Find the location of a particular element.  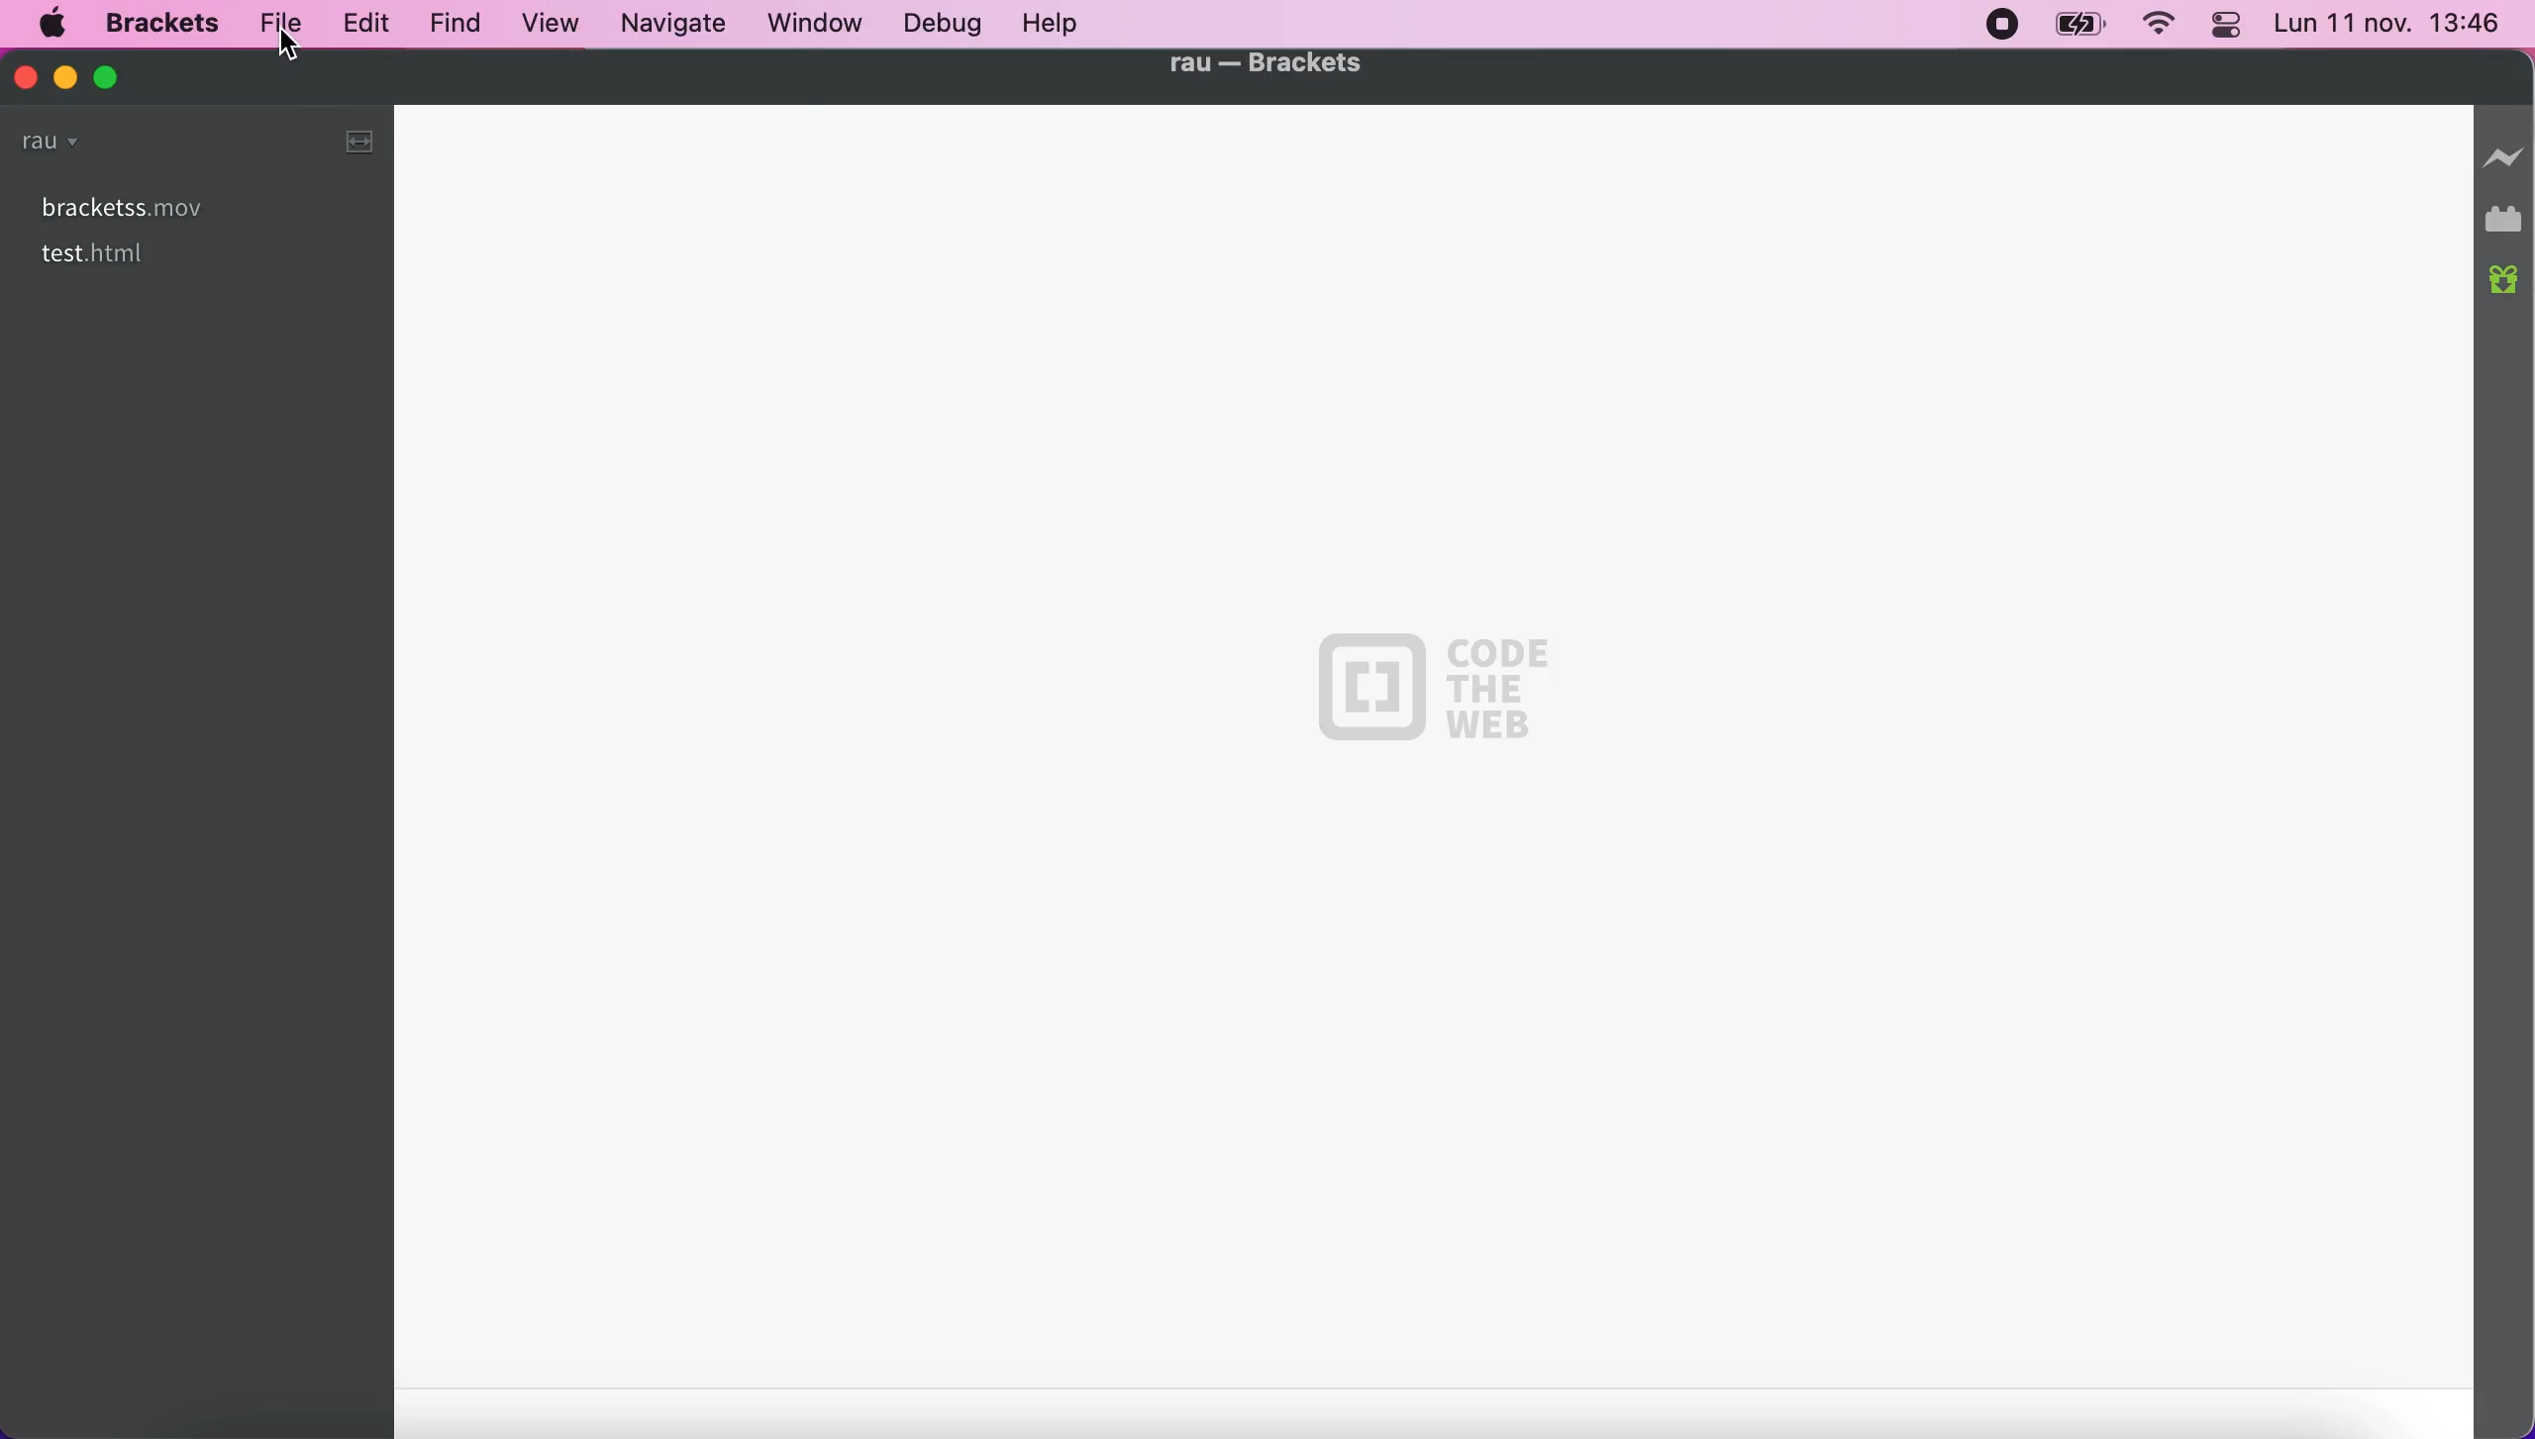

disconnect live preview is located at coordinates (2505, 156).